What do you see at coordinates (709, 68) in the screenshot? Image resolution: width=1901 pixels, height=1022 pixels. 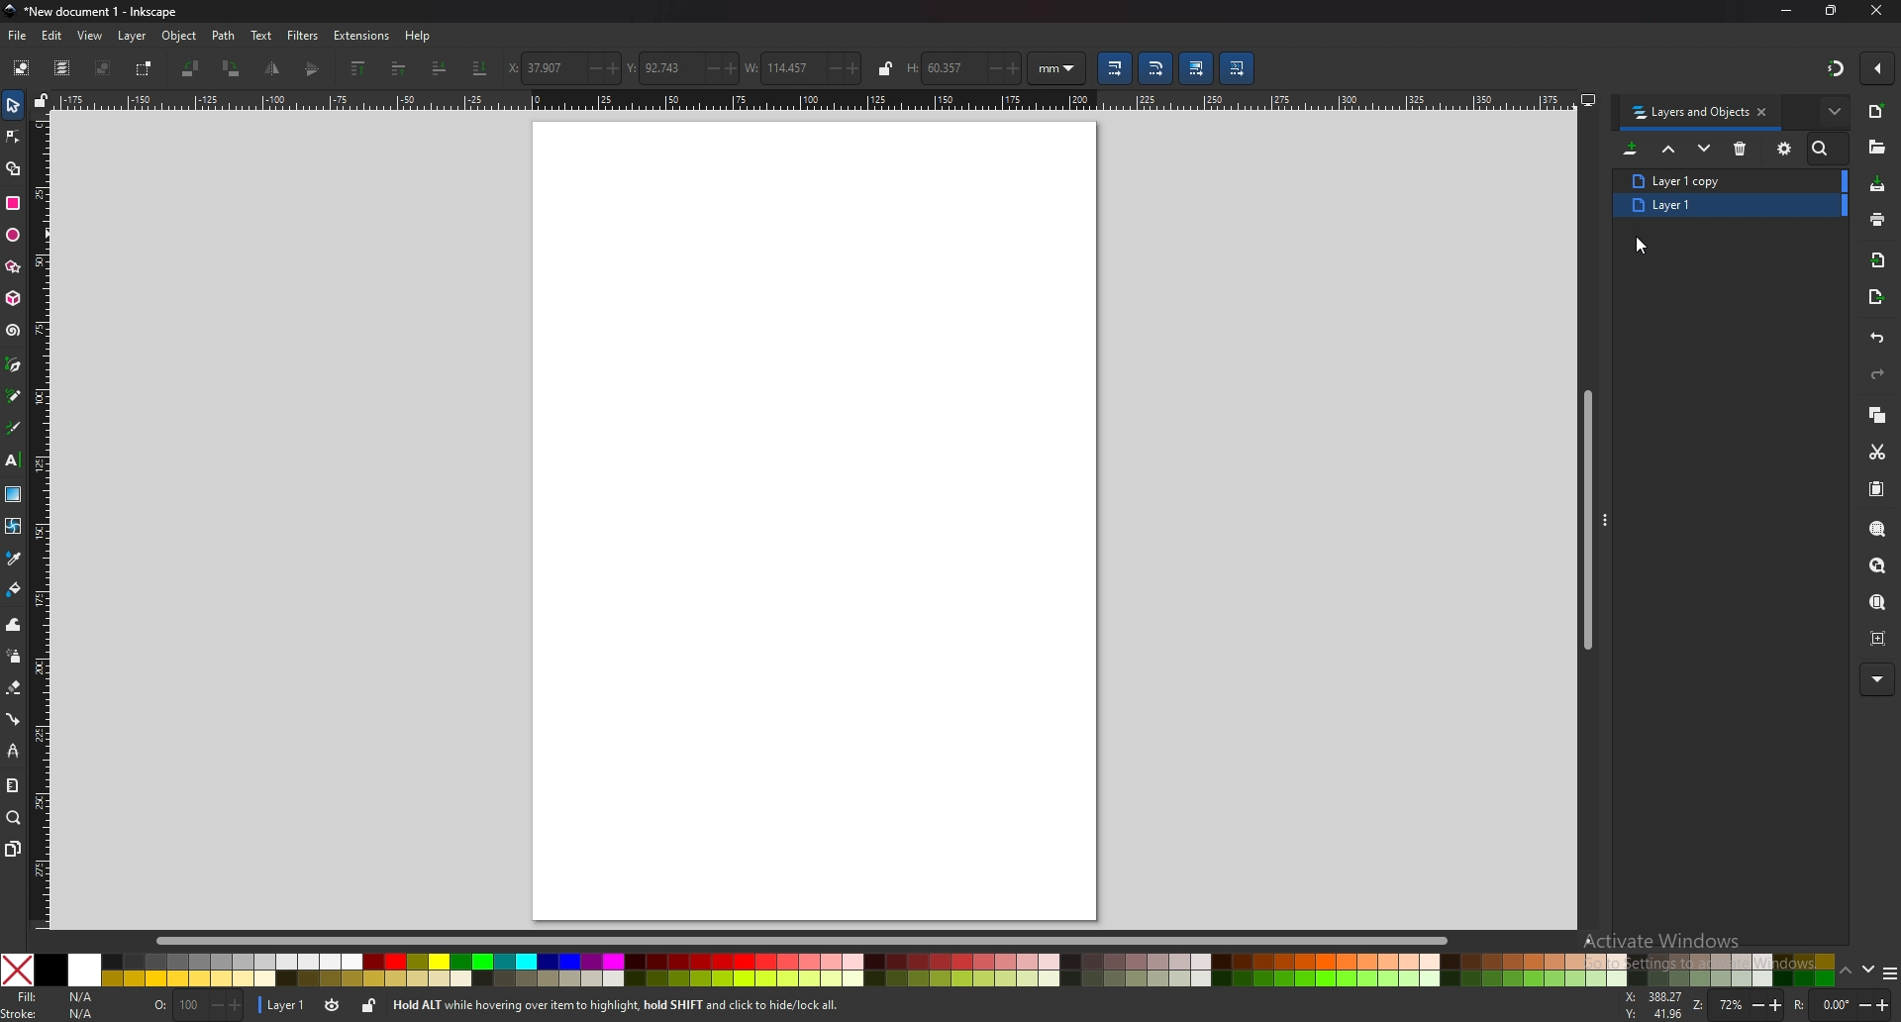 I see `decrease` at bounding box center [709, 68].